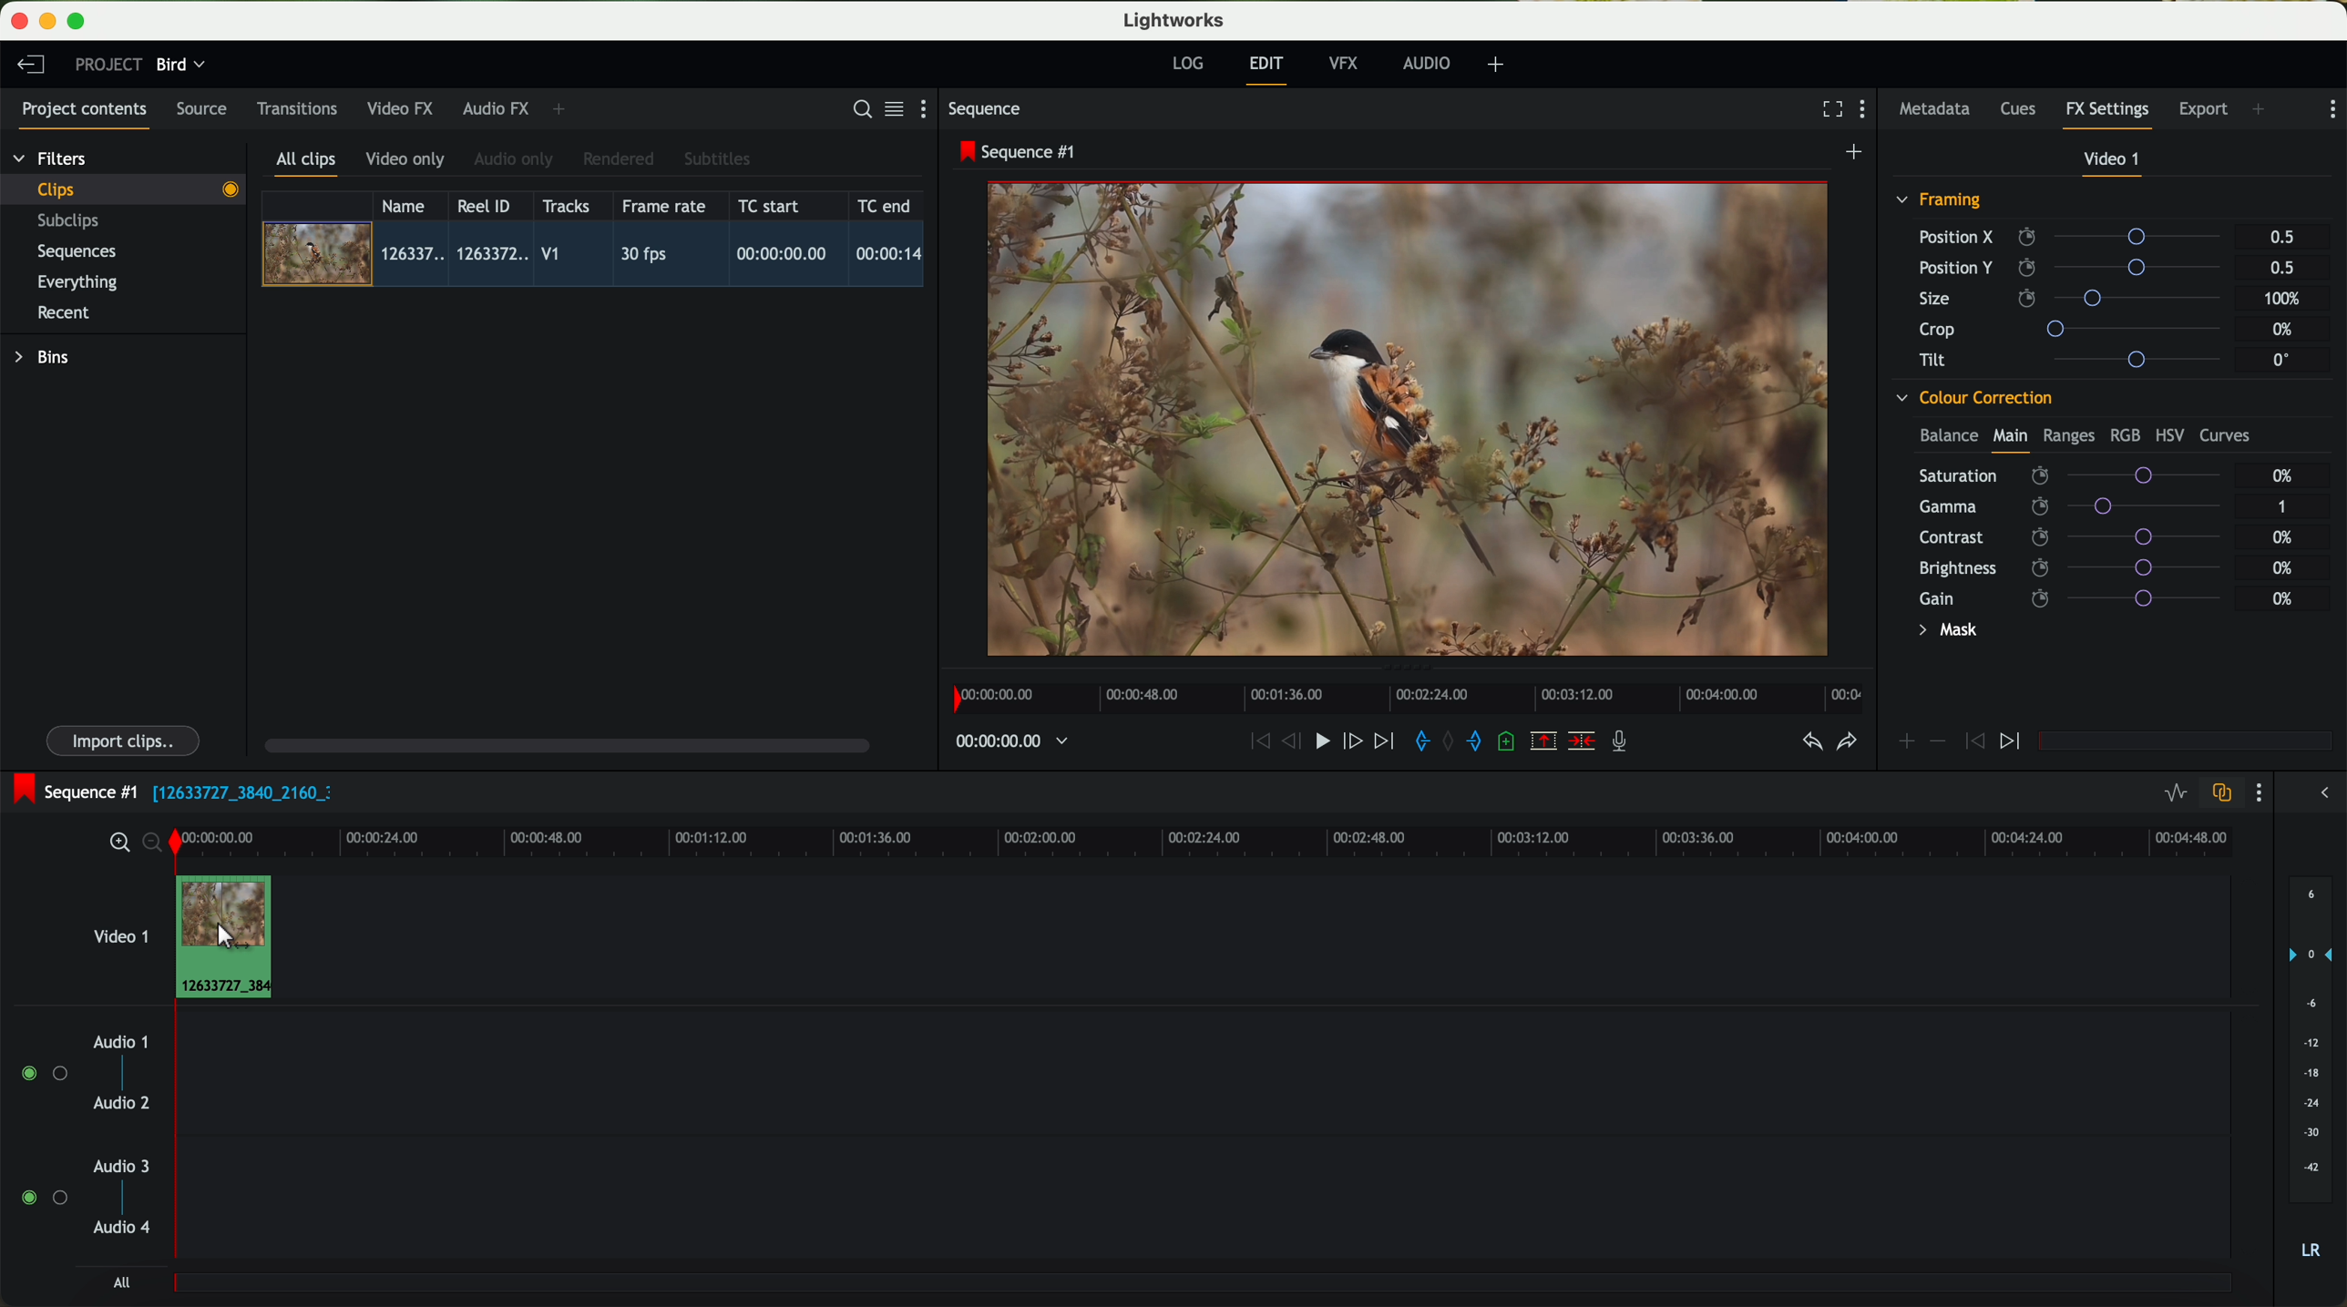 The image size is (2347, 1307). What do you see at coordinates (1847, 743) in the screenshot?
I see `redo` at bounding box center [1847, 743].